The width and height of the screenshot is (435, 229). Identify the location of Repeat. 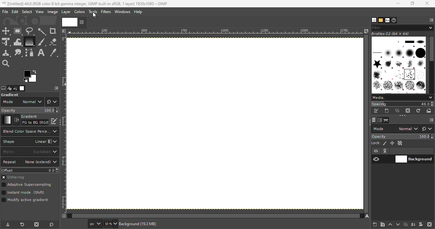
(30, 162).